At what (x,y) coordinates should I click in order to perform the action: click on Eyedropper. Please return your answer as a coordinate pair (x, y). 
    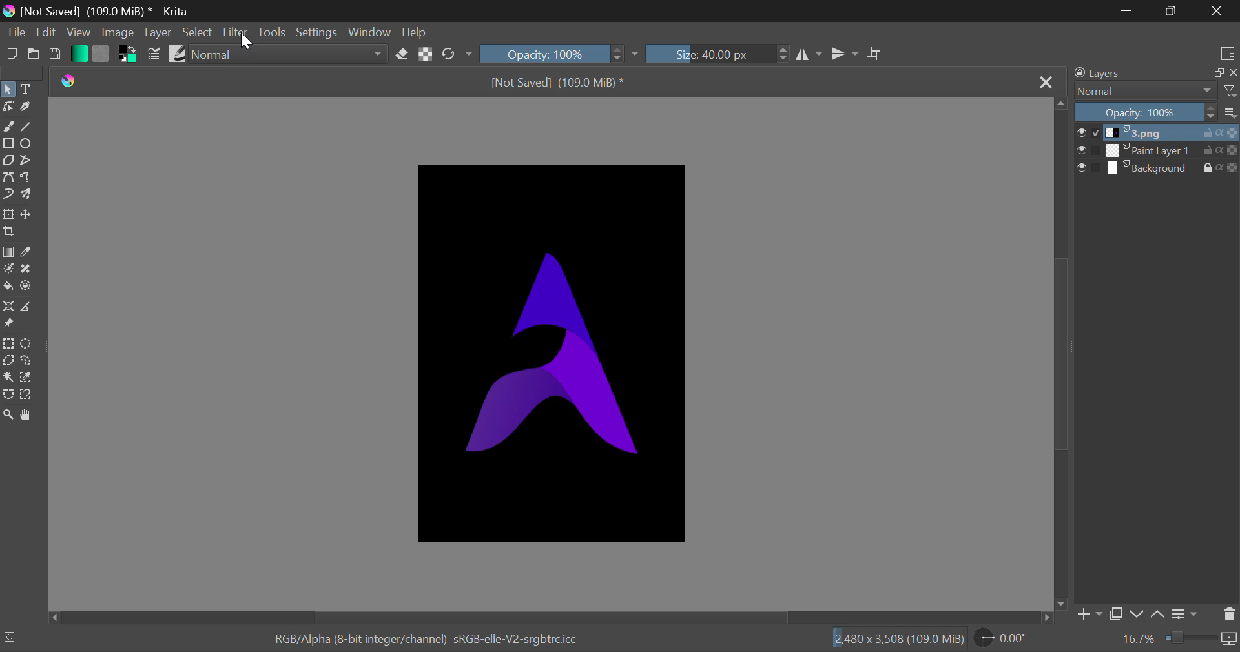
    Looking at the image, I should click on (28, 252).